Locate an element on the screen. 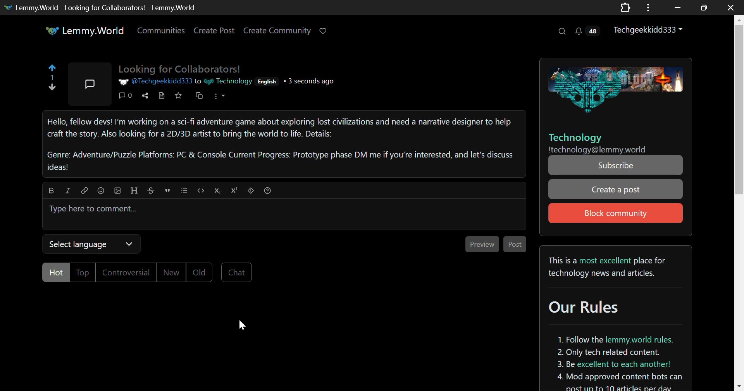 The image size is (744, 391). Create Community is located at coordinates (279, 31).